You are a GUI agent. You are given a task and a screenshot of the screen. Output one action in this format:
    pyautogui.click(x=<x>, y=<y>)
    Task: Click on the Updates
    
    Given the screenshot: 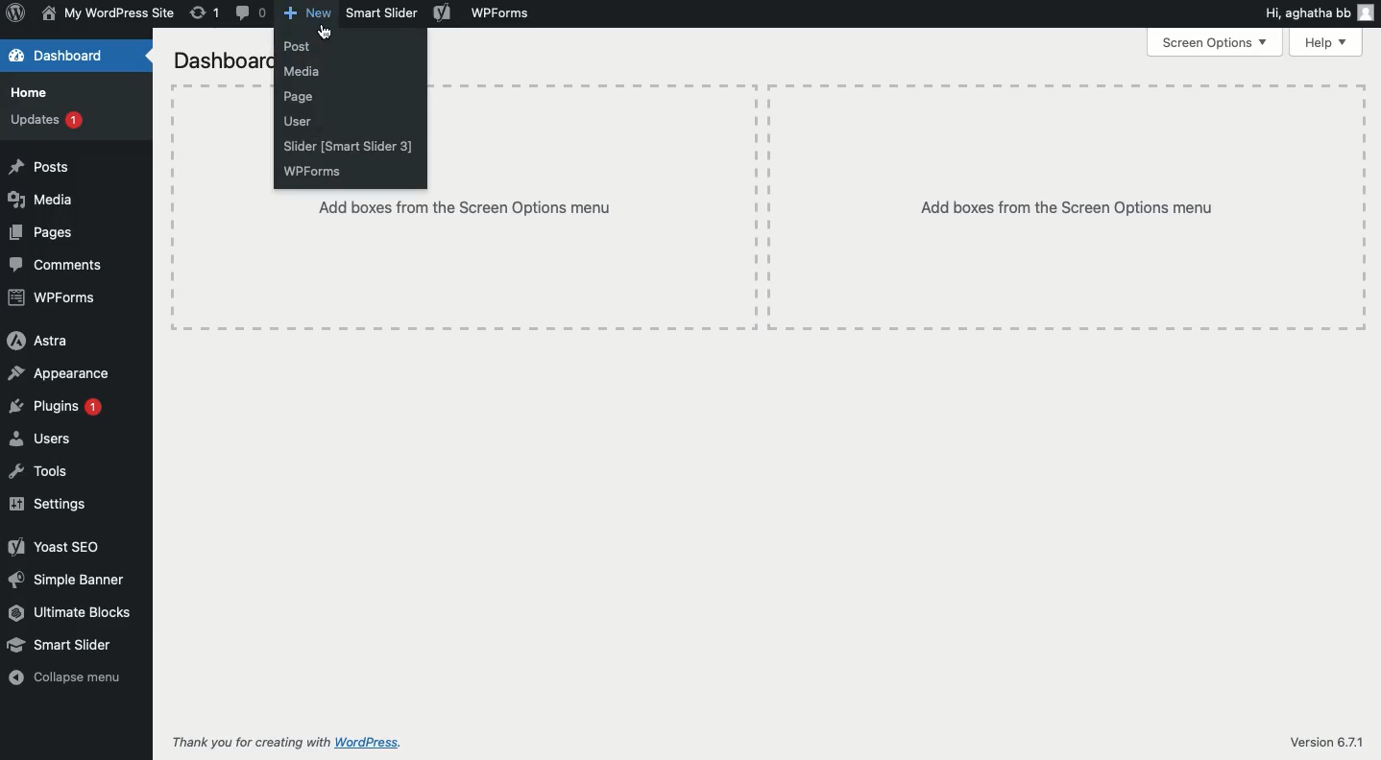 What is the action you would take?
    pyautogui.click(x=45, y=118)
    